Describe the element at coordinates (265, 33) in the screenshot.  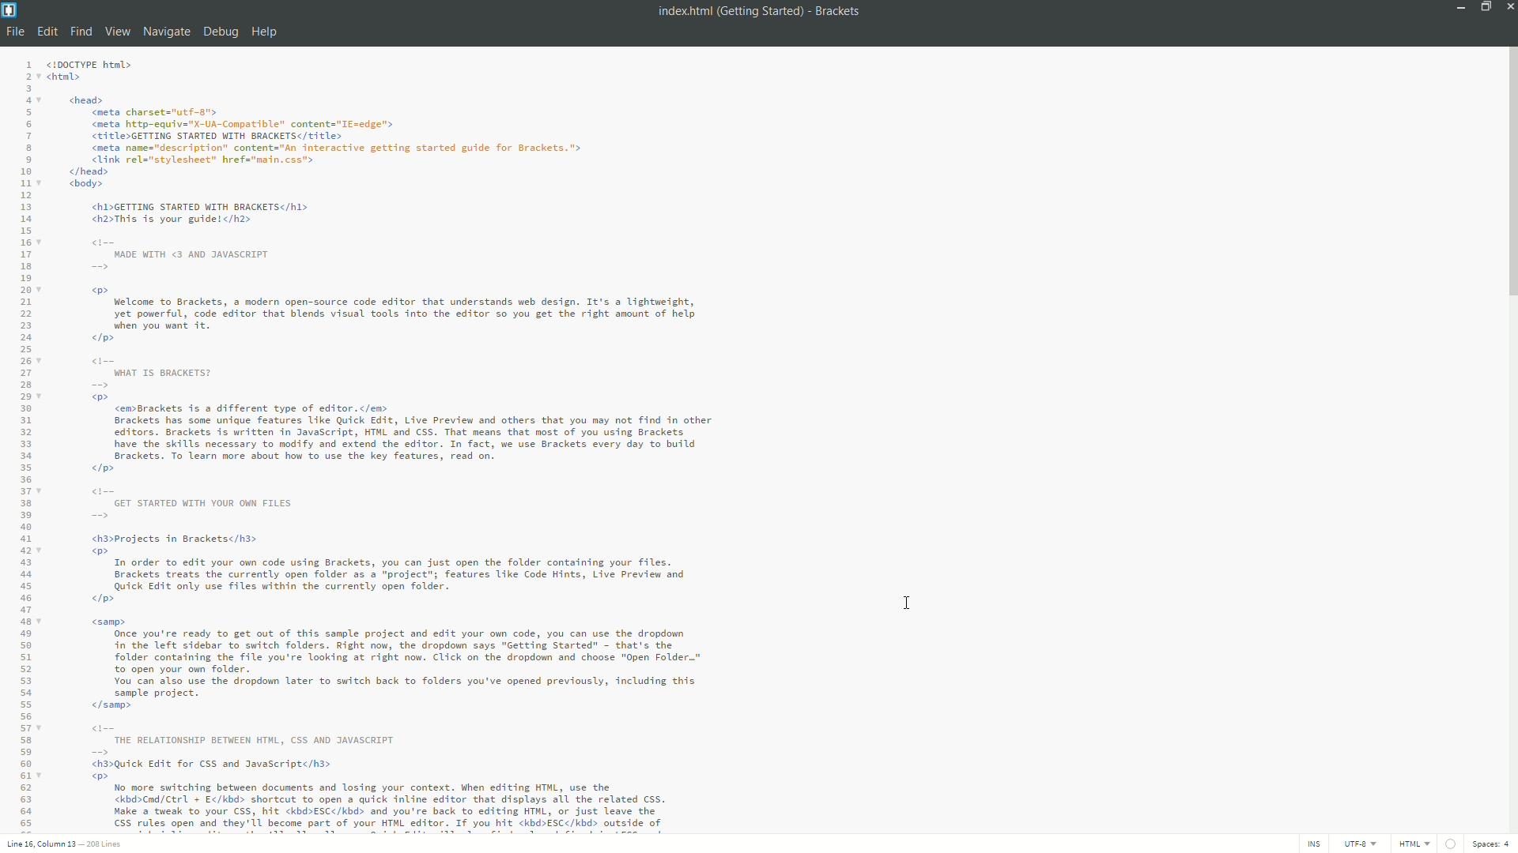
I see `help menu` at that location.